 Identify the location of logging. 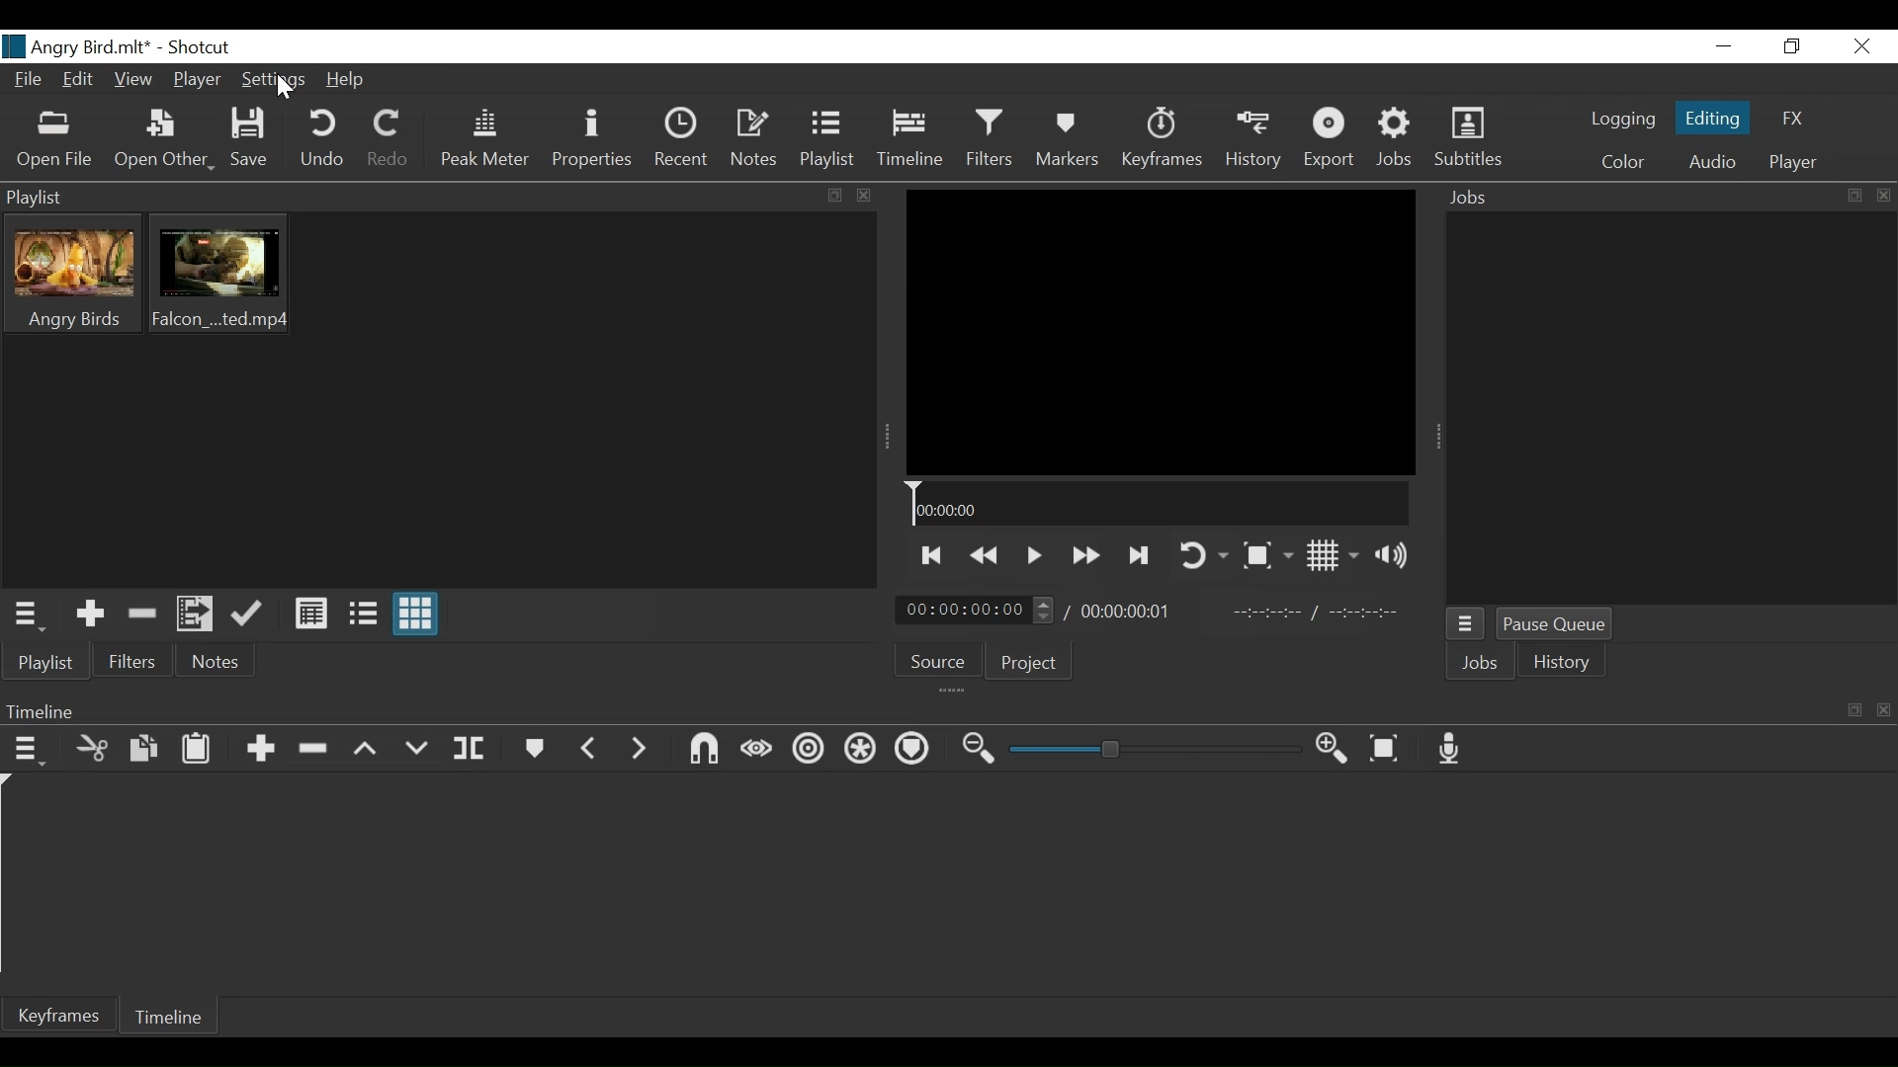
(1621, 120).